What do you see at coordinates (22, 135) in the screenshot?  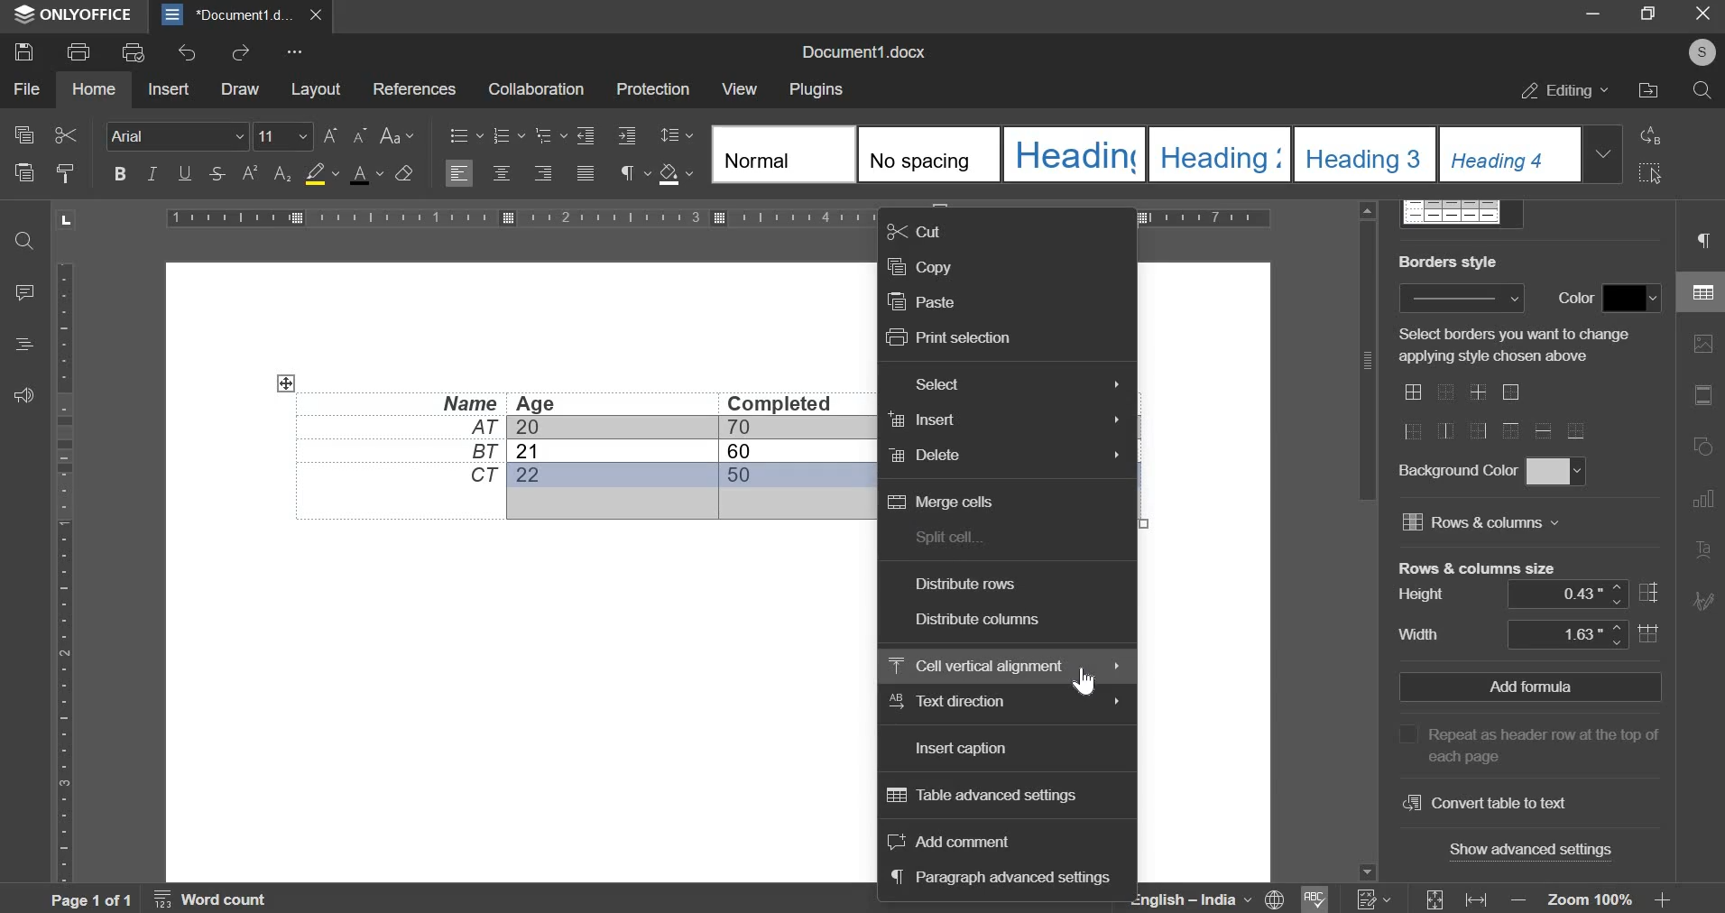 I see `copy` at bounding box center [22, 135].